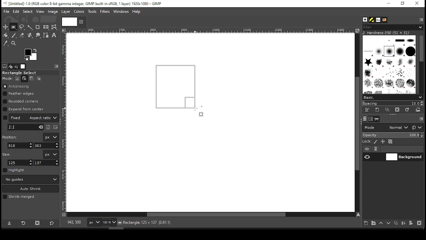 The width and height of the screenshot is (426, 240). What do you see at coordinates (81, 22) in the screenshot?
I see `close` at bounding box center [81, 22].